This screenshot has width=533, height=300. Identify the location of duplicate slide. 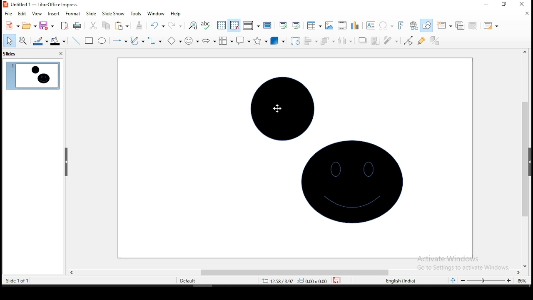
(459, 25).